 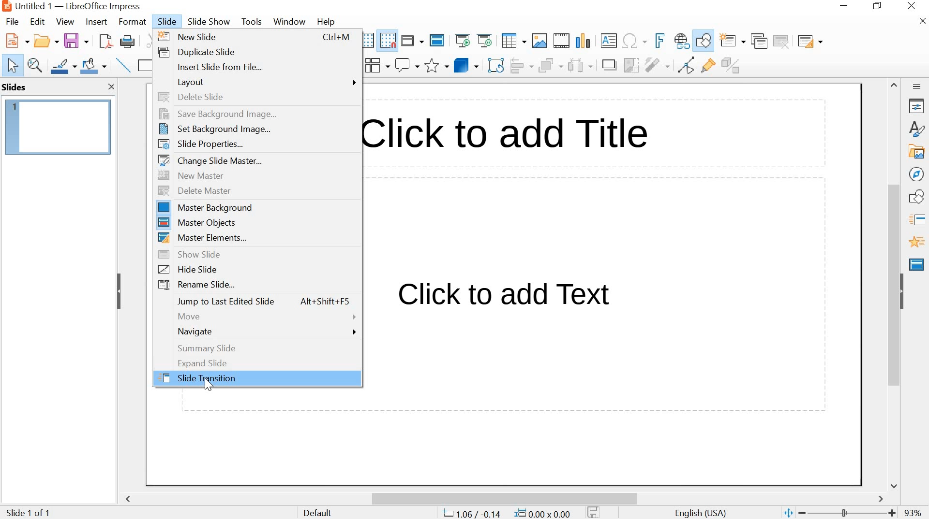 I want to click on master background, so click(x=256, y=208).